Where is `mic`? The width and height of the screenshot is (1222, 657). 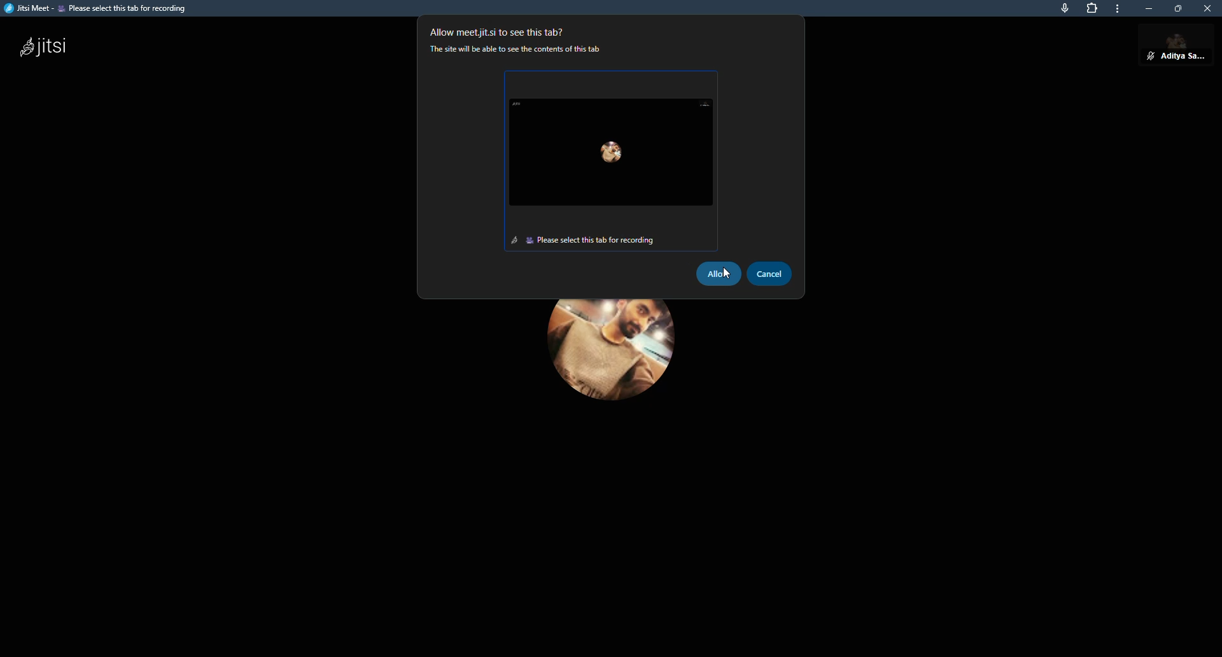 mic is located at coordinates (1064, 8).